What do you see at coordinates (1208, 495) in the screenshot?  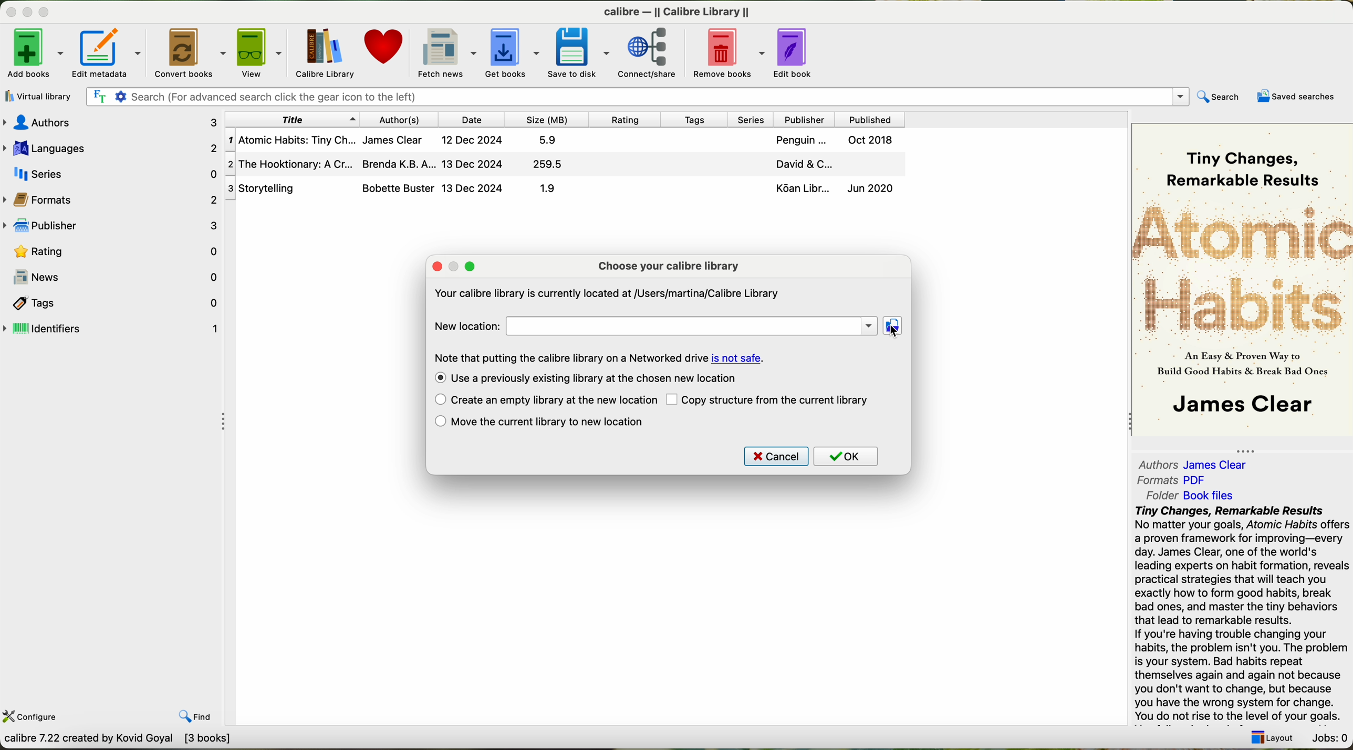 I see `Book file` at bounding box center [1208, 495].